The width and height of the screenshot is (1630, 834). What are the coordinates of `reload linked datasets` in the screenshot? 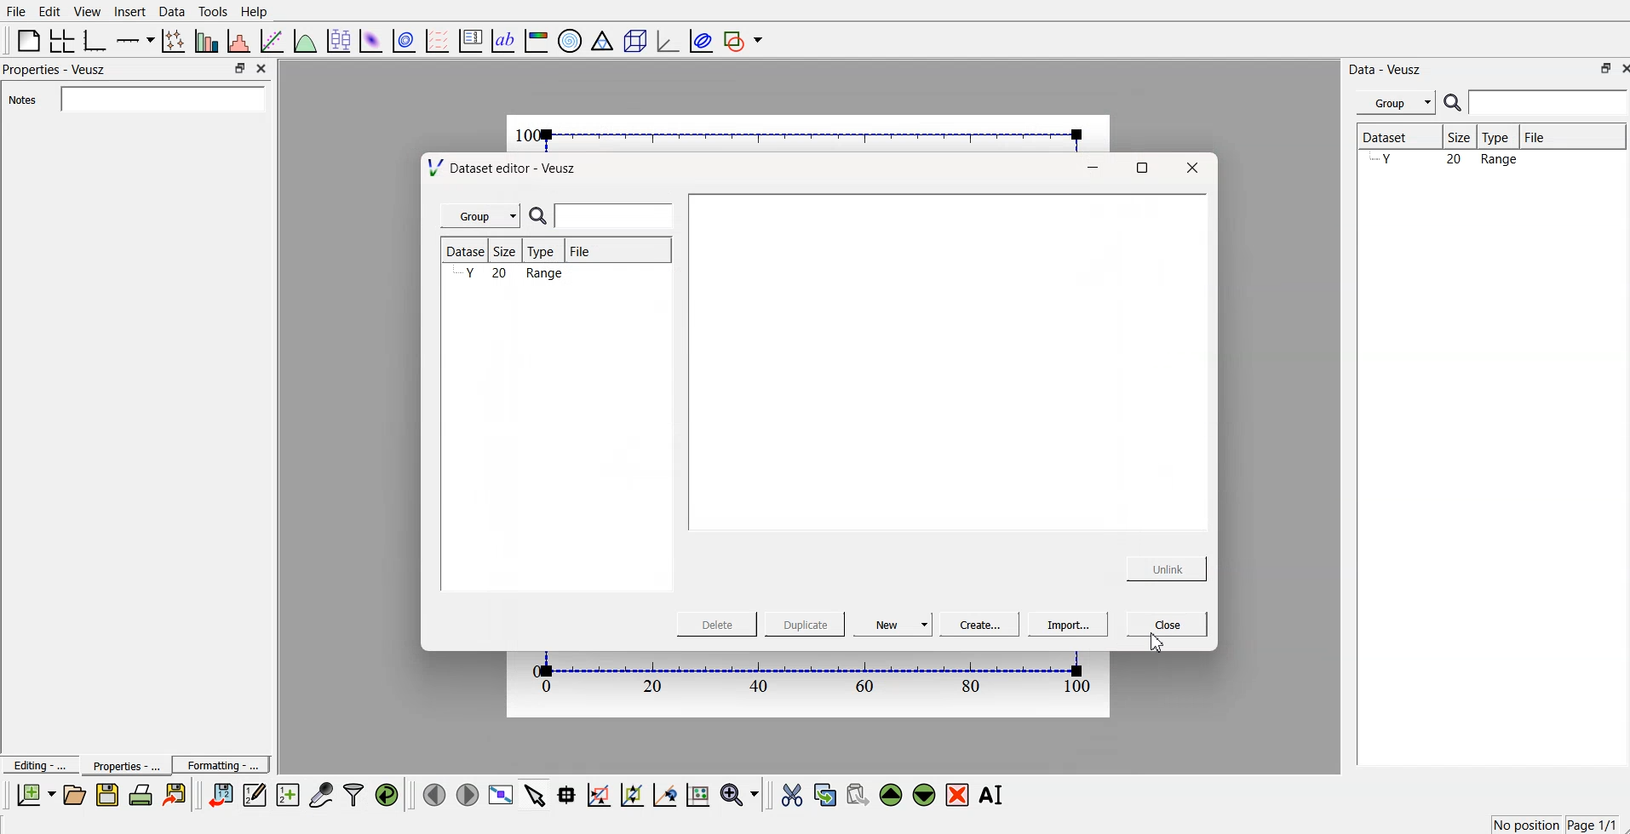 It's located at (389, 793).